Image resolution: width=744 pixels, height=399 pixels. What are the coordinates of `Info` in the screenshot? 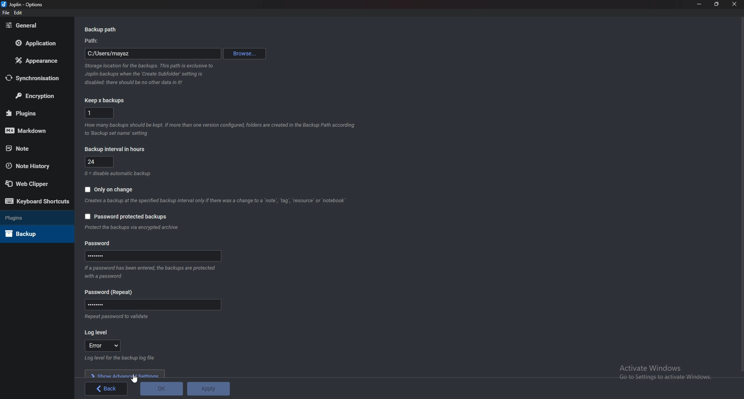 It's located at (151, 74).